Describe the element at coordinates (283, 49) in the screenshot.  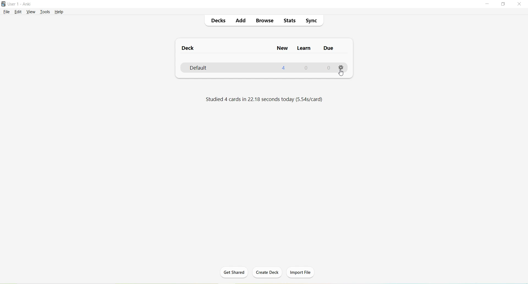
I see `New` at that location.